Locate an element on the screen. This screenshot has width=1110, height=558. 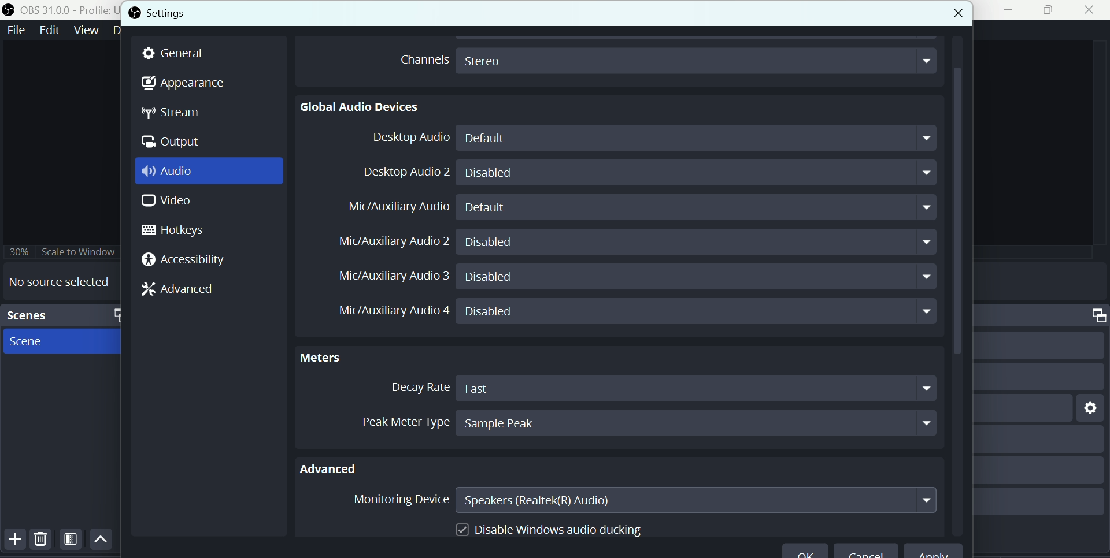
Audio is located at coordinates (172, 172).